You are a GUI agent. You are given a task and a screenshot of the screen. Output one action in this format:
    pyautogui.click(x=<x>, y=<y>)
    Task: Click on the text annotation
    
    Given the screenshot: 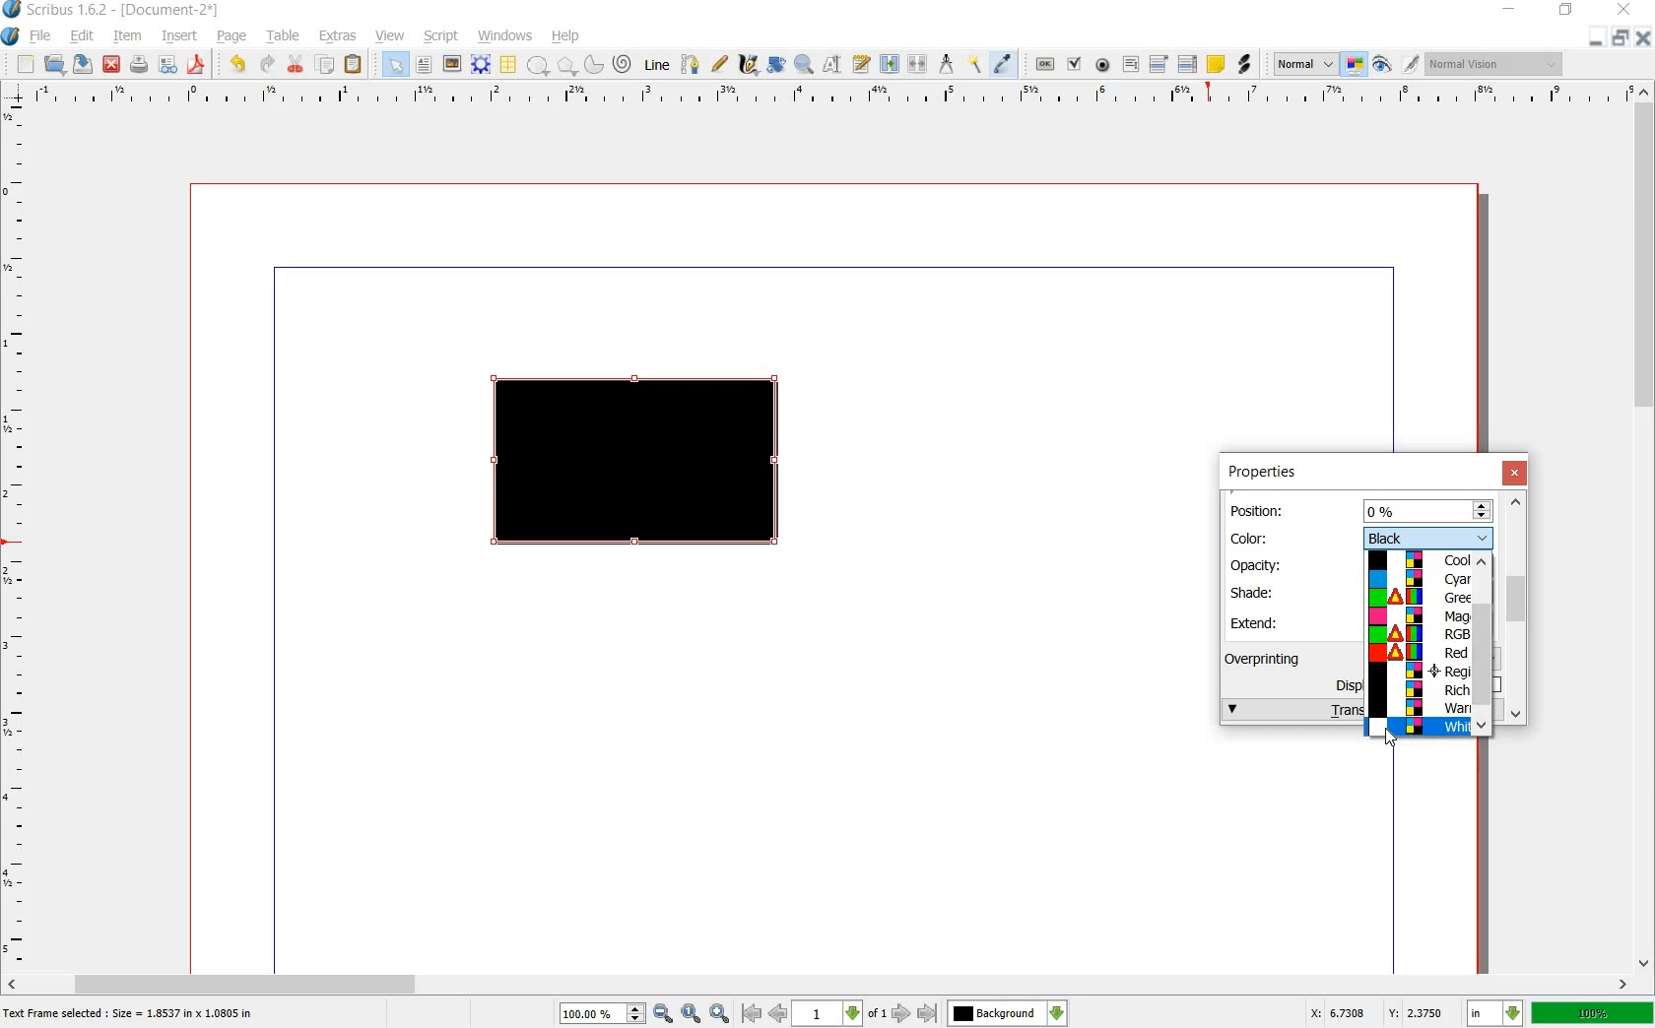 What is the action you would take?
    pyautogui.click(x=1216, y=64)
    